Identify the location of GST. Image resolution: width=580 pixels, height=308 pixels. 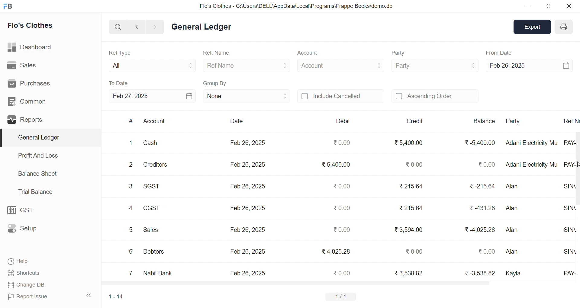
(24, 209).